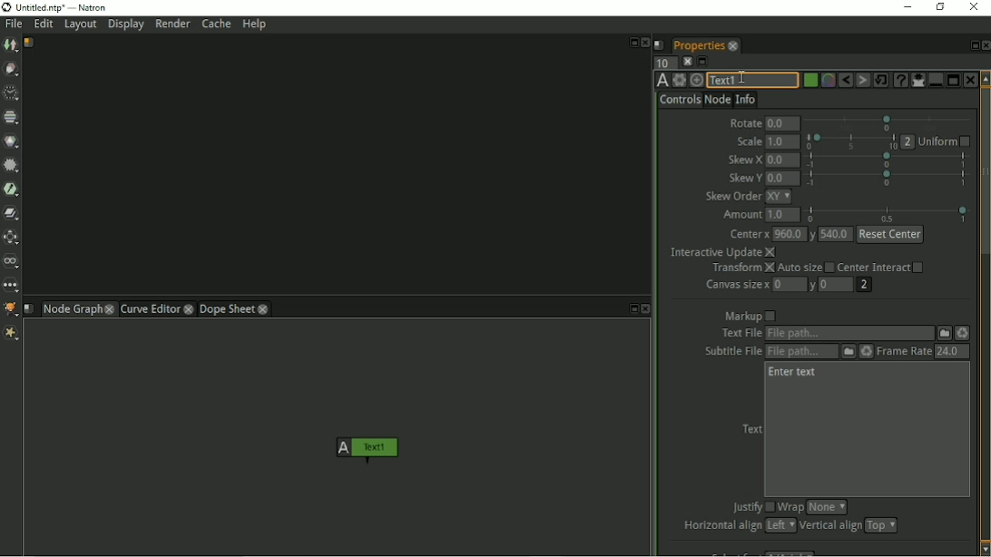  What do you see at coordinates (964, 333) in the screenshot?
I see `Reload the file` at bounding box center [964, 333].